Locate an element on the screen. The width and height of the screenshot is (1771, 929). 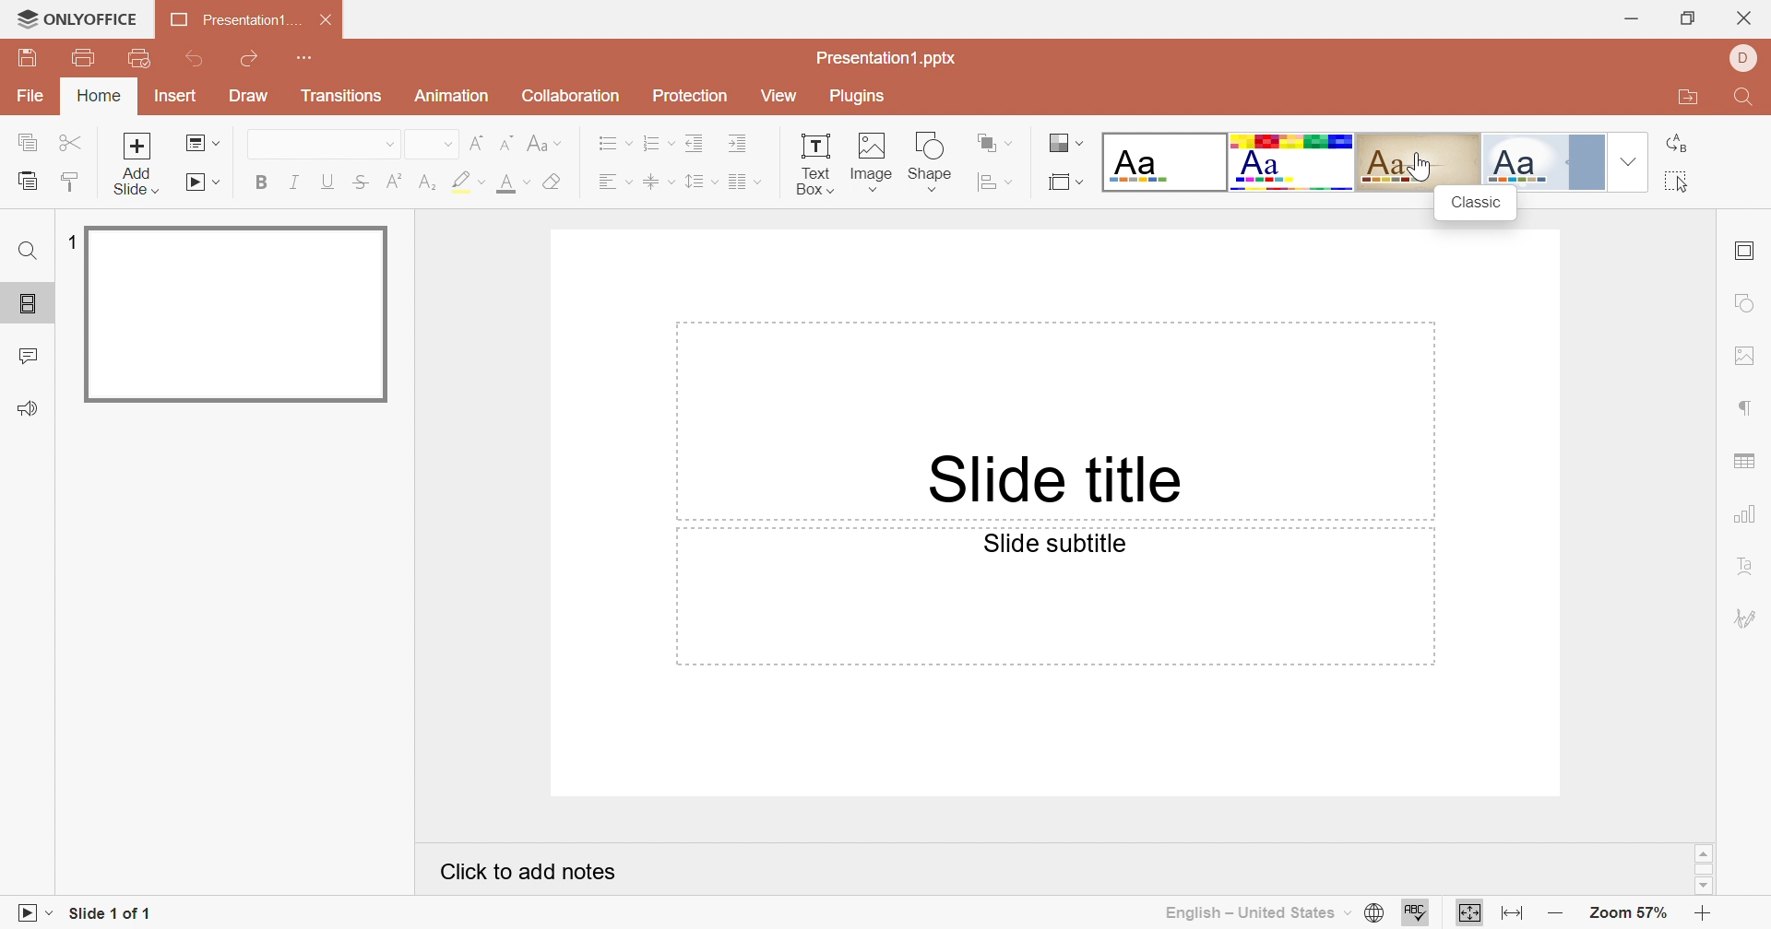
Quick Print is located at coordinates (138, 58).